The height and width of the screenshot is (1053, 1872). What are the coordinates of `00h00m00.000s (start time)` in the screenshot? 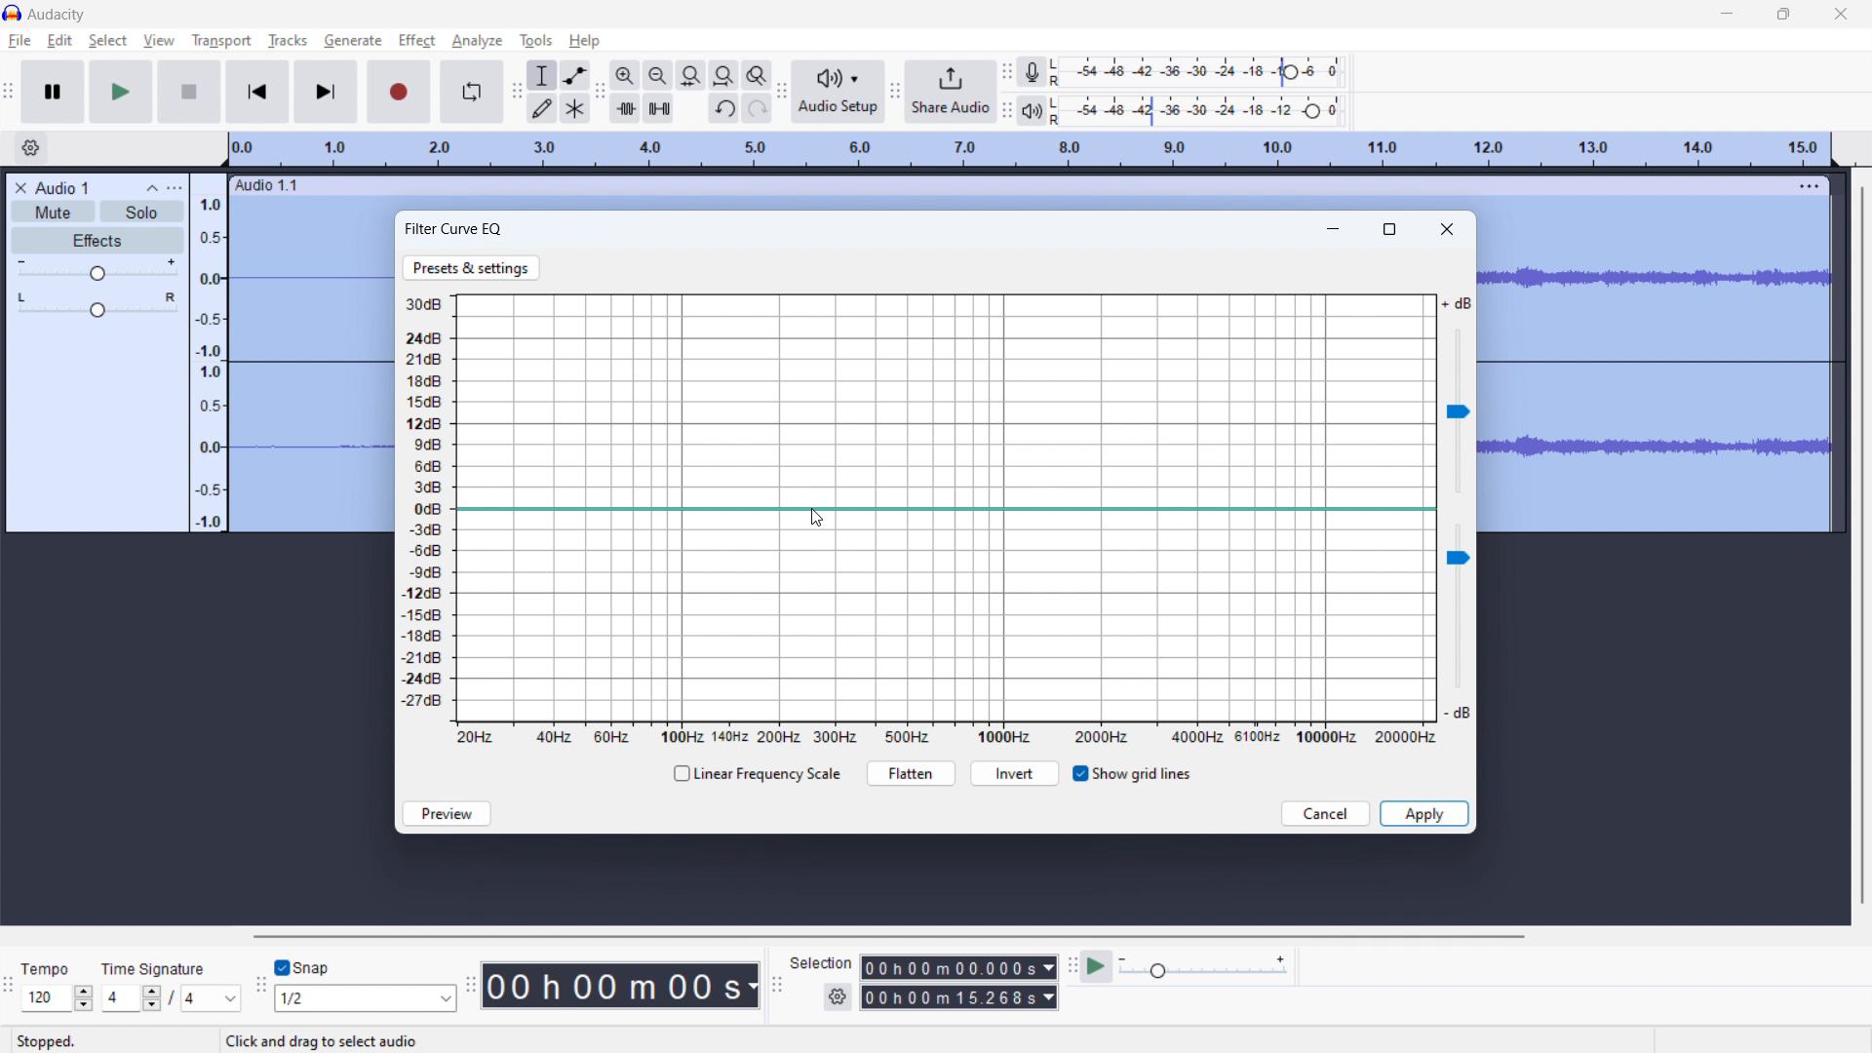 It's located at (958, 965).